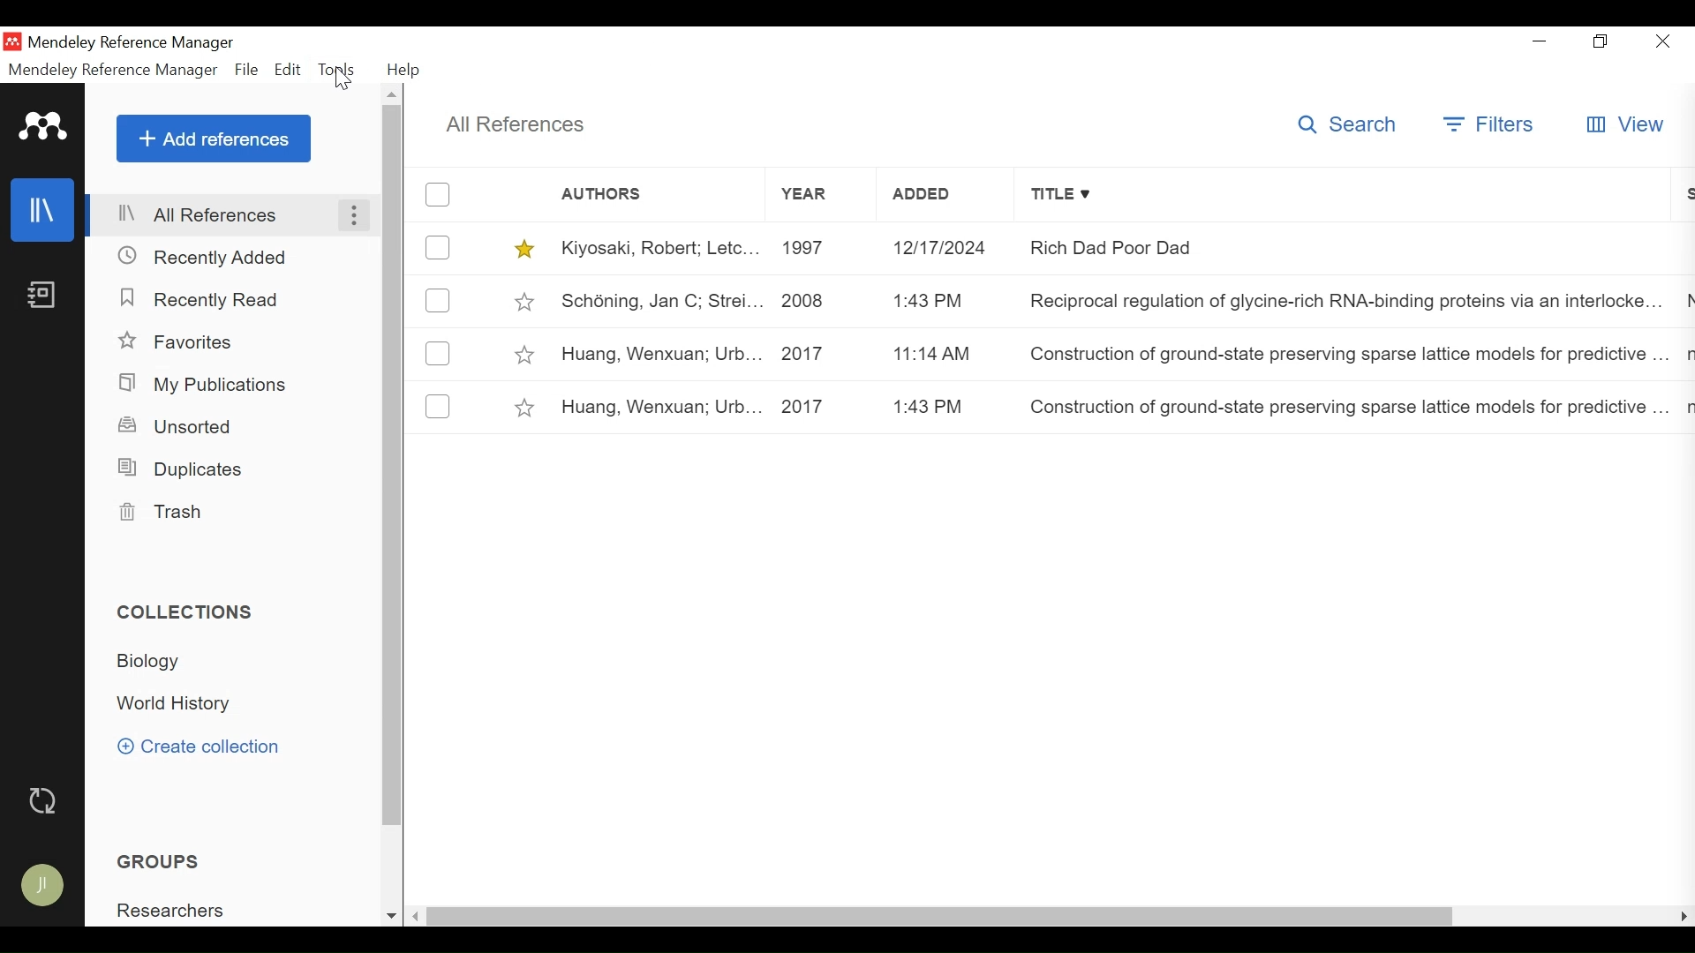 Image resolution: width=1695 pixels, height=953 pixels. I want to click on (un)select, so click(437, 352).